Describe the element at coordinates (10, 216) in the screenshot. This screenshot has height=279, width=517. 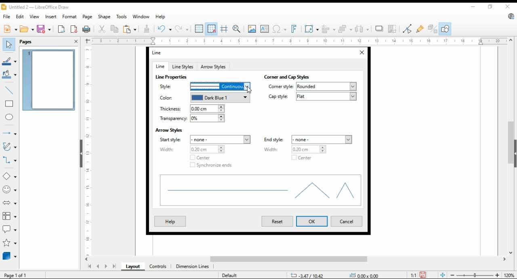
I see `flowchart` at that location.